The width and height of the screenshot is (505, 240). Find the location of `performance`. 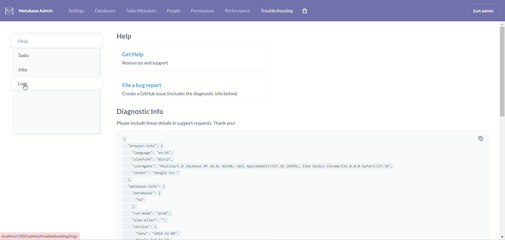

performance is located at coordinates (238, 12).